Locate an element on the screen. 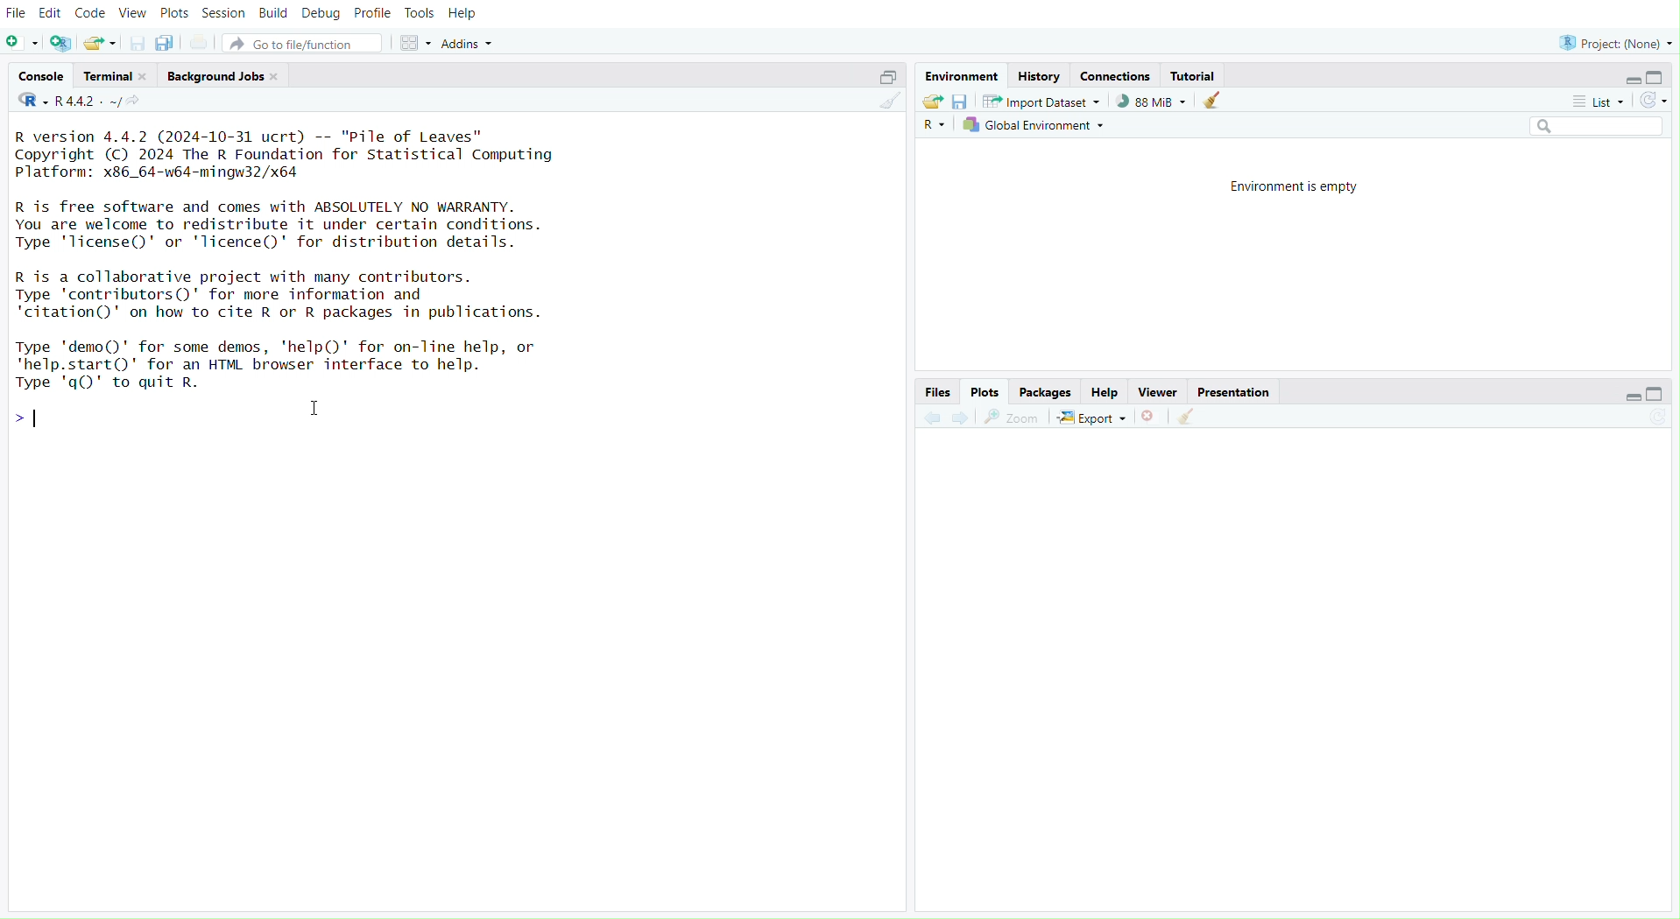 The image size is (1680, 919). Open an existing file (Ctrl + O) is located at coordinates (99, 43).